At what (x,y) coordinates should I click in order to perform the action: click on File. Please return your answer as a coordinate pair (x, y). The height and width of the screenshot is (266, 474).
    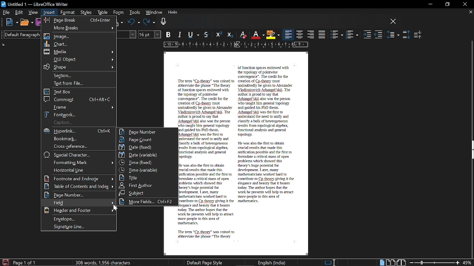
    Looking at the image, I should click on (6, 12).